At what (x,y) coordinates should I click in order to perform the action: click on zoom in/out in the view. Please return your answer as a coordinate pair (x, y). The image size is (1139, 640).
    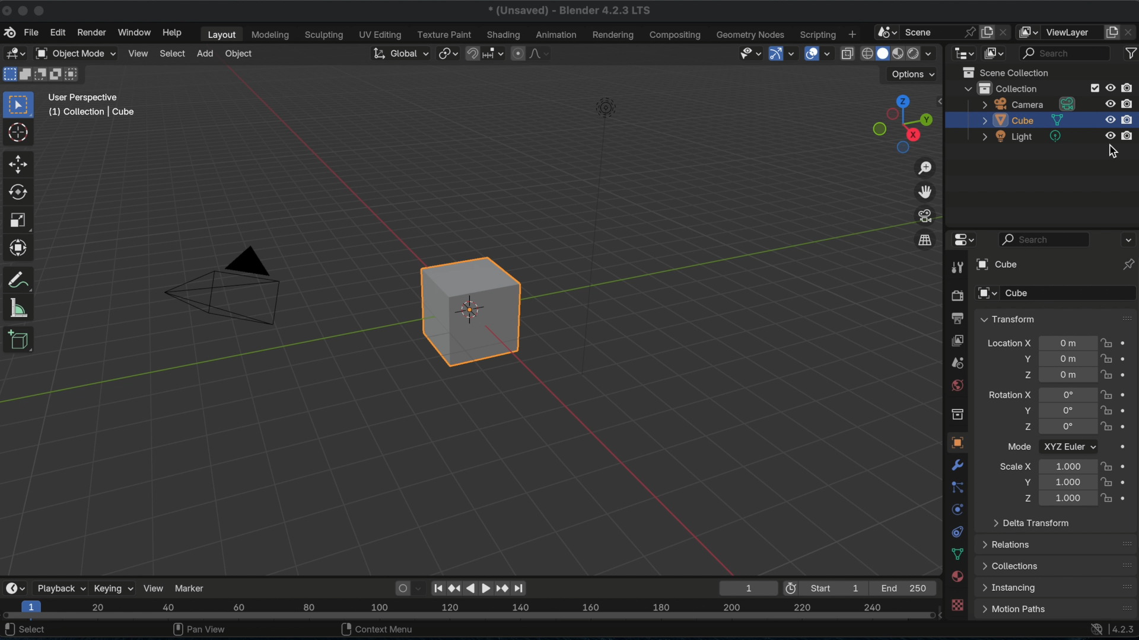
    Looking at the image, I should click on (925, 168).